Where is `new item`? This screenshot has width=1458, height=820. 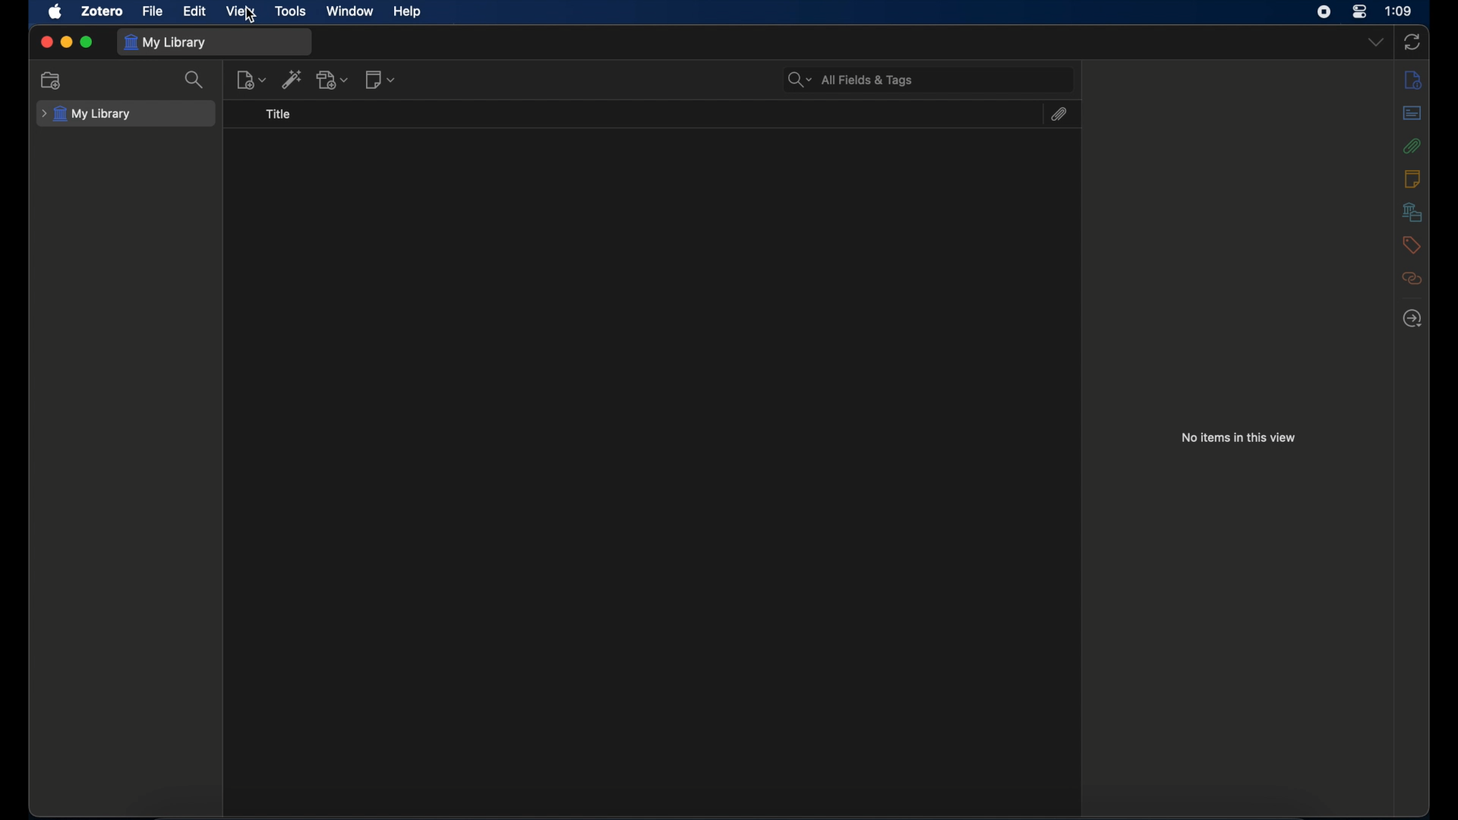
new item is located at coordinates (251, 80).